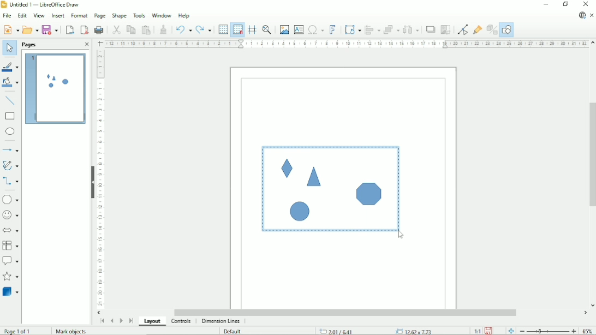  What do you see at coordinates (79, 16) in the screenshot?
I see `Format` at bounding box center [79, 16].